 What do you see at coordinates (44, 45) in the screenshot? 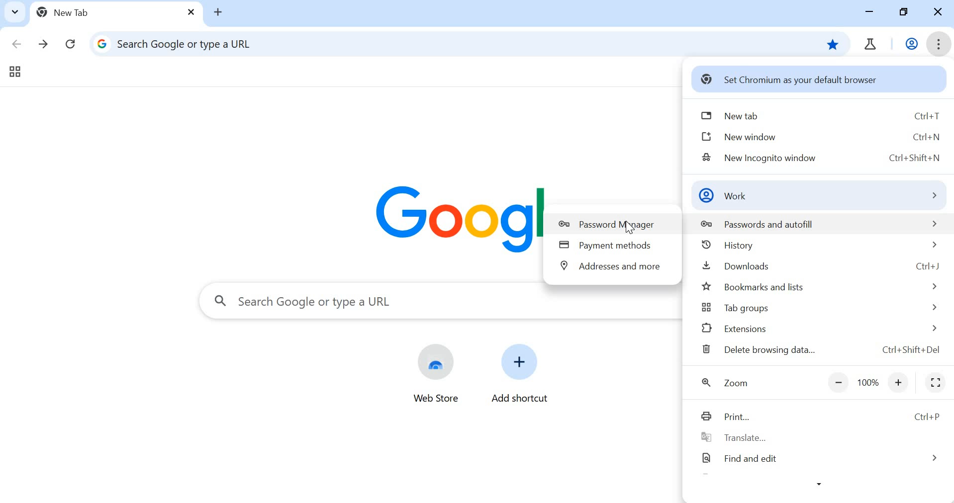
I see `click to go forward` at bounding box center [44, 45].